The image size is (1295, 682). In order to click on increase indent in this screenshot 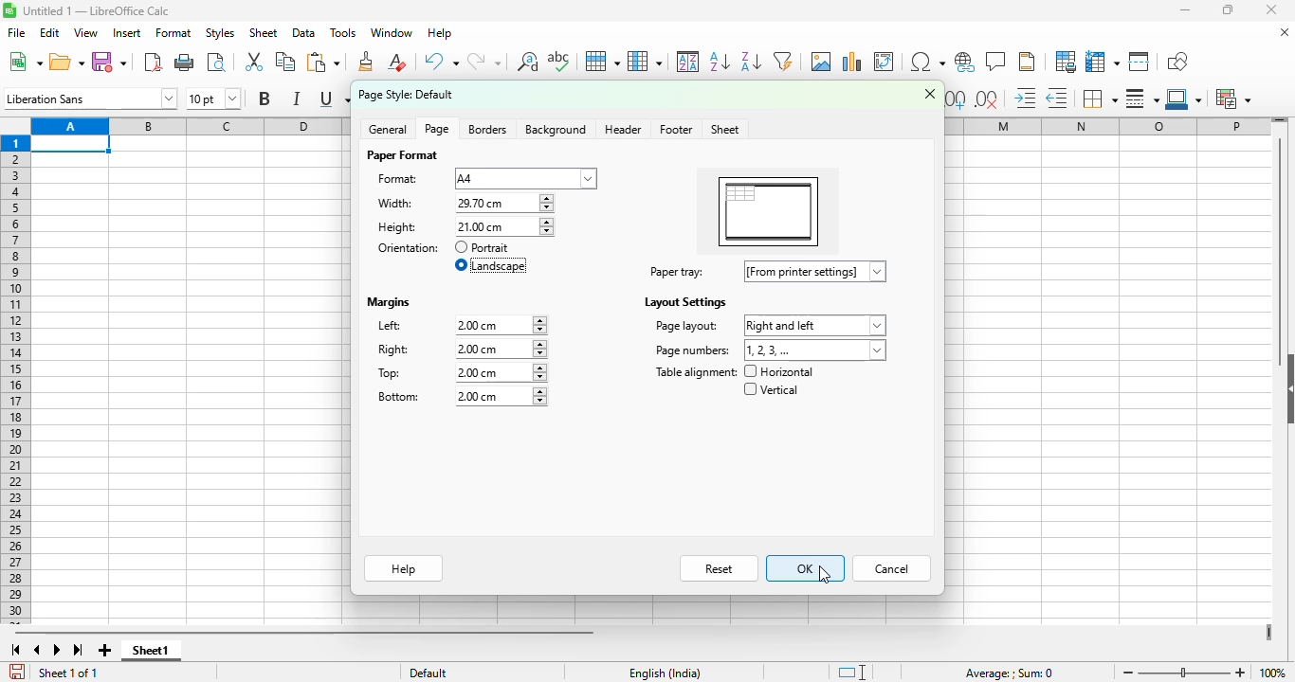, I will do `click(1025, 98)`.